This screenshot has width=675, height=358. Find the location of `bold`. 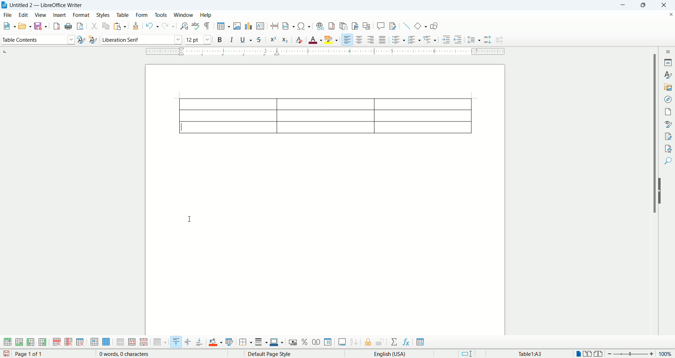

bold is located at coordinates (220, 39).